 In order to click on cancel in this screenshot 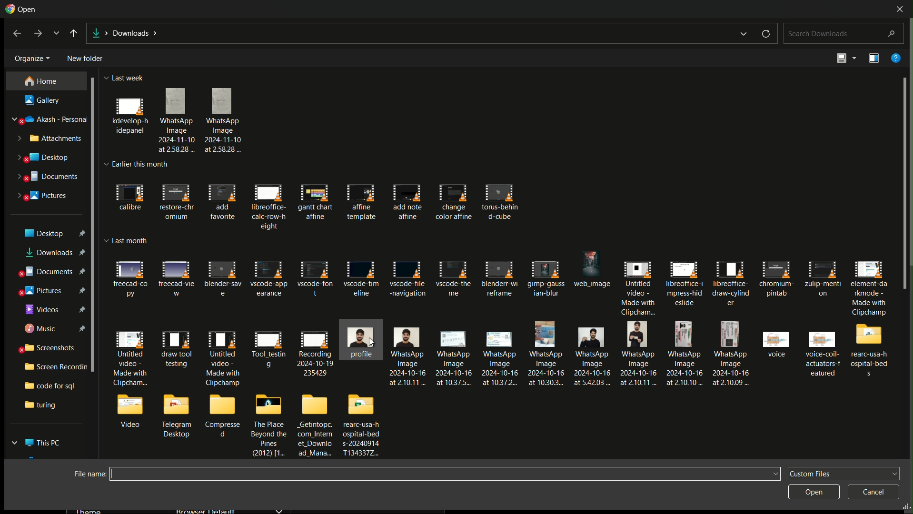, I will do `click(873, 493)`.